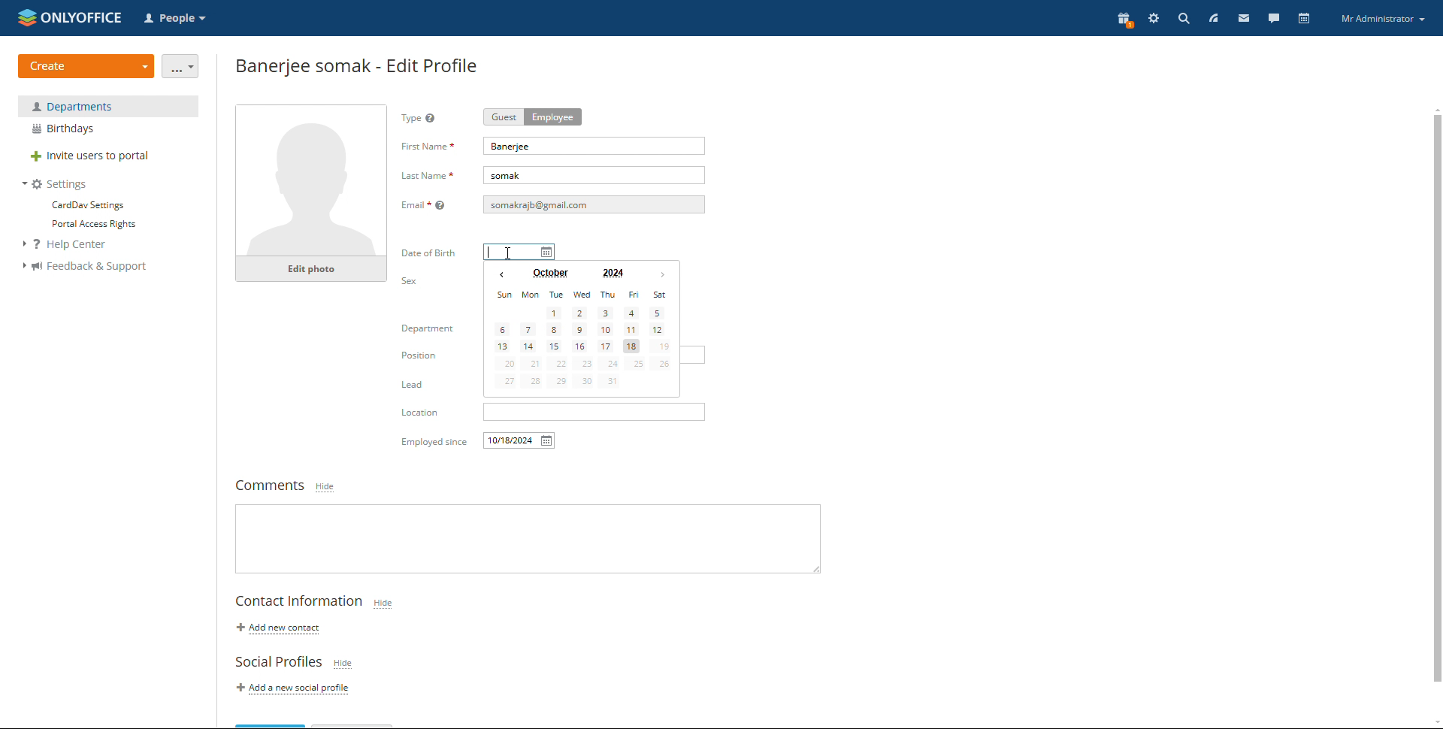  Describe the element at coordinates (431, 253) in the screenshot. I see `date of birth` at that location.